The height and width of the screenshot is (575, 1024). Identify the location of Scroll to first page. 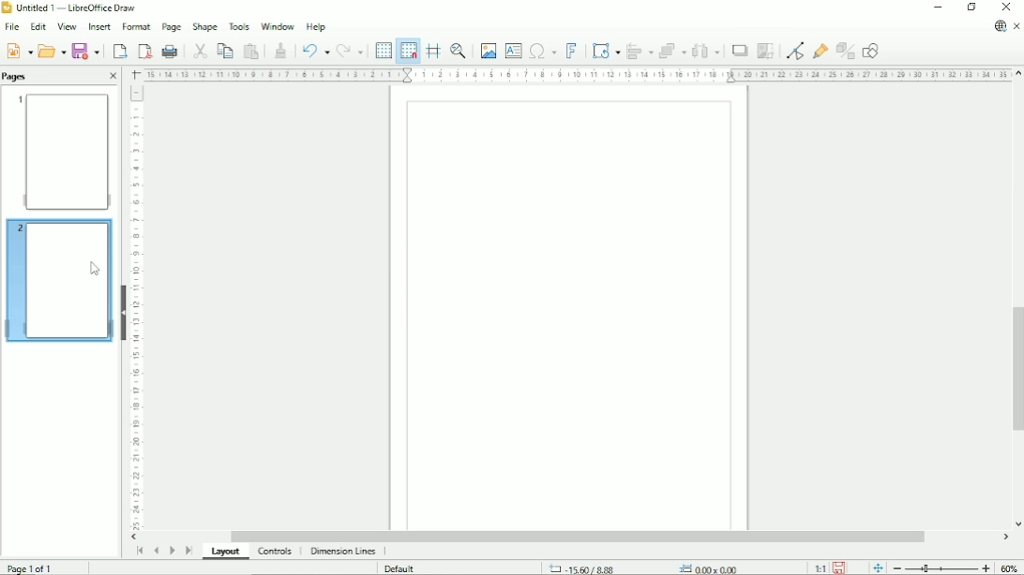
(139, 551).